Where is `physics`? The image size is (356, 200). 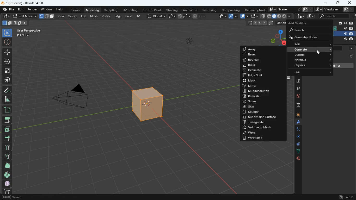
physics is located at coordinates (308, 65).